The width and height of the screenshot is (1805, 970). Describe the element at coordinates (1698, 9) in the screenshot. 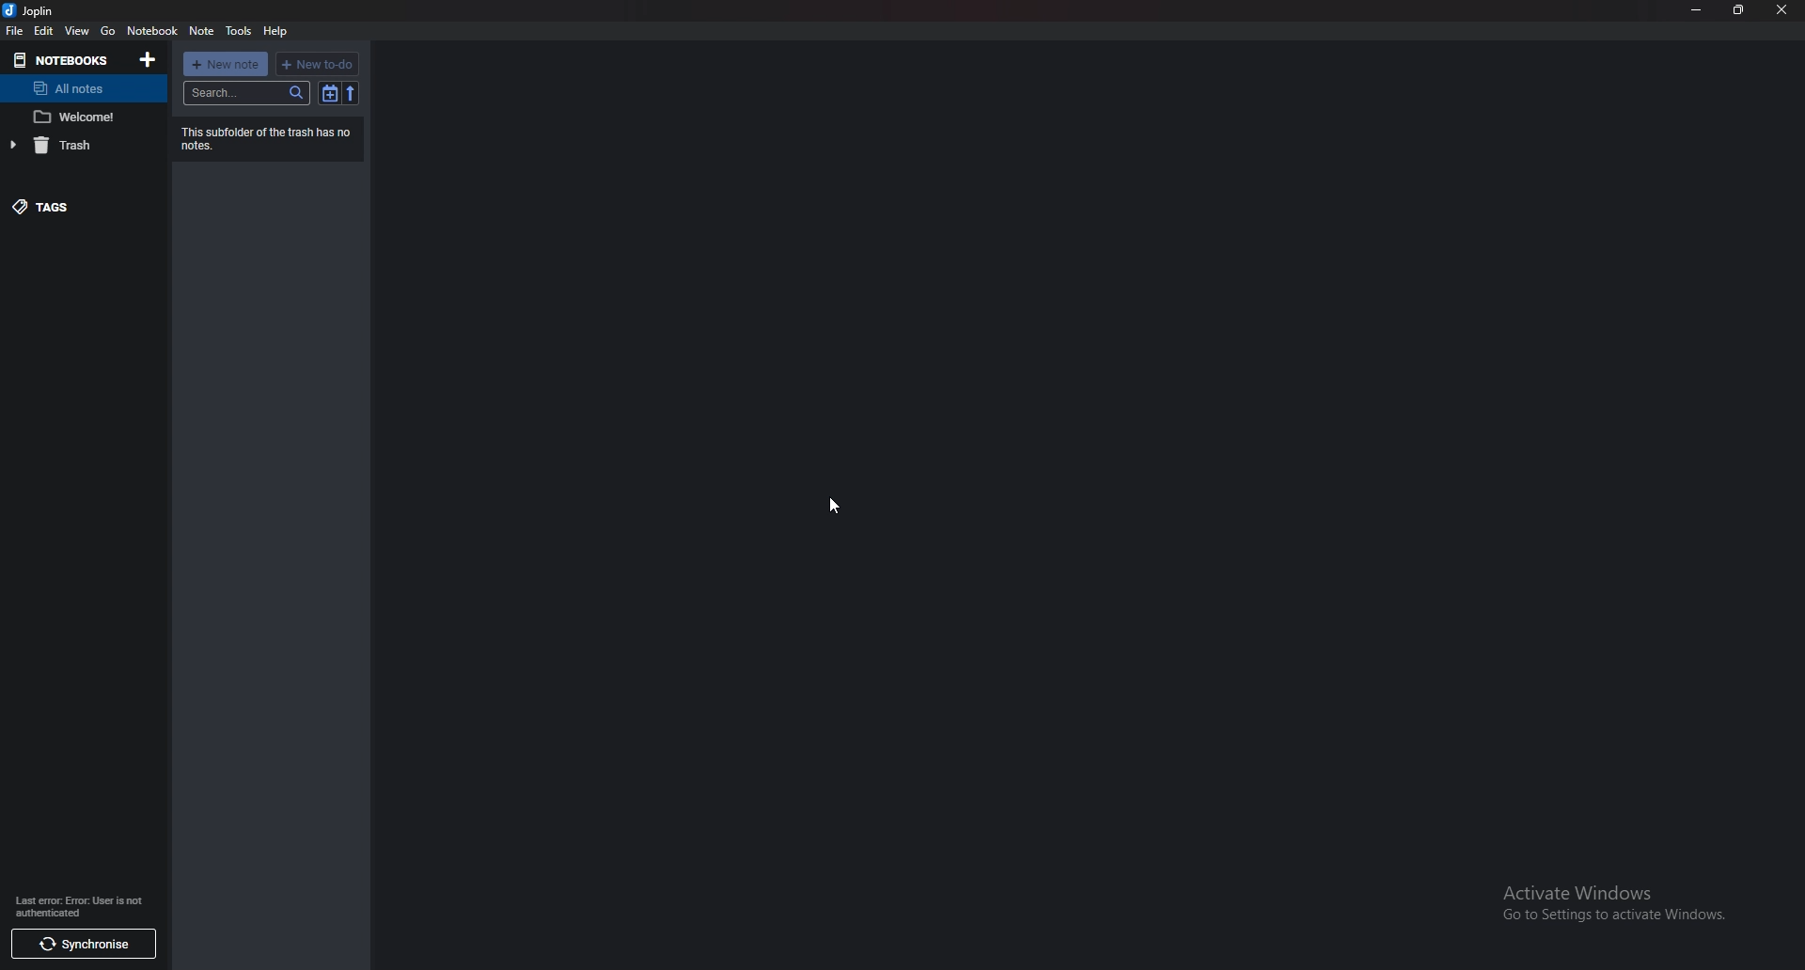

I see `minimize` at that location.